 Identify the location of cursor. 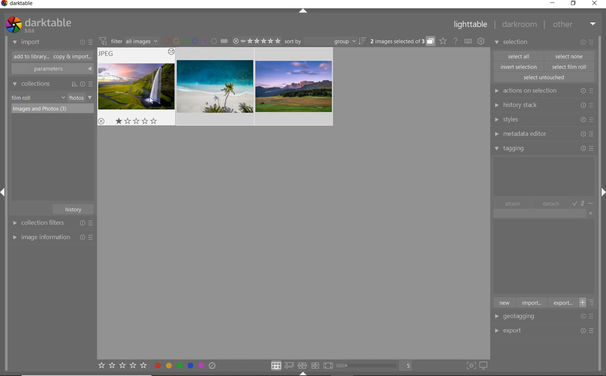
(150, 102).